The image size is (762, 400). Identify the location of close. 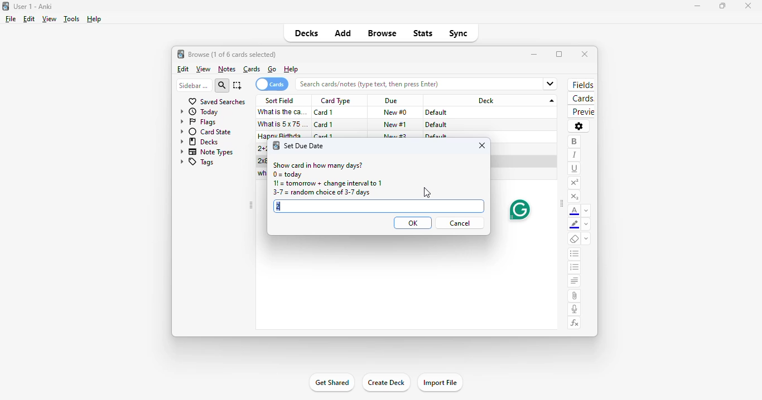
(482, 145).